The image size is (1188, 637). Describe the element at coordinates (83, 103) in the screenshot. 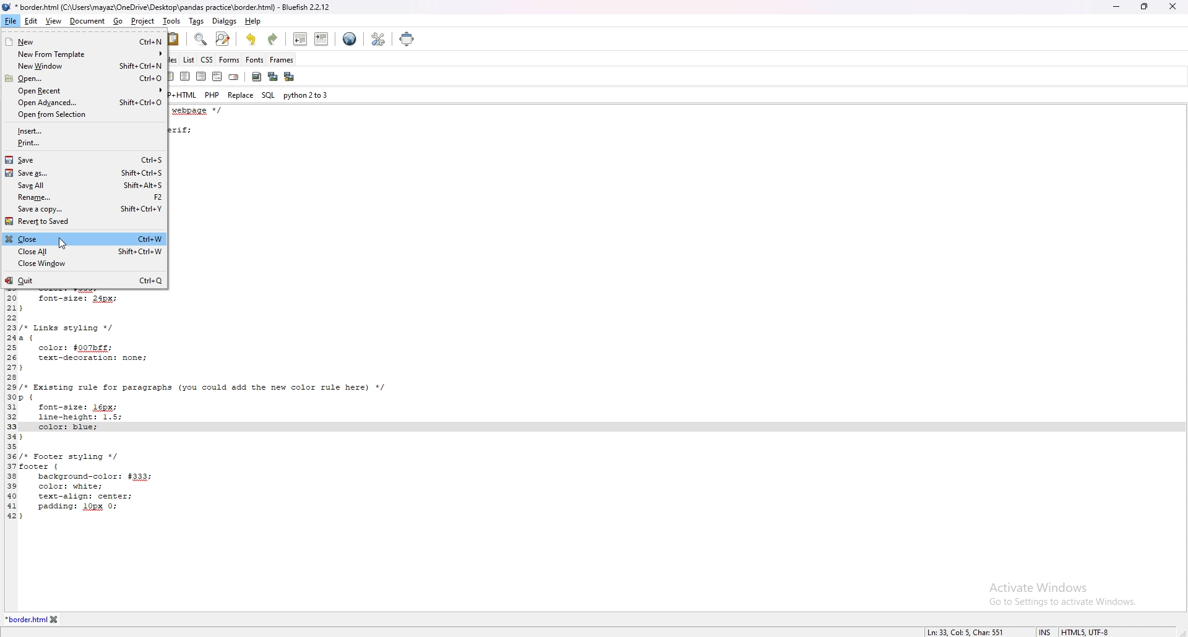

I see `open advanced` at that location.